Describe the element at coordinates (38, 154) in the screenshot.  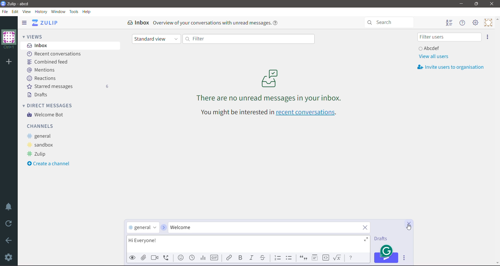
I see `Zulip` at that location.